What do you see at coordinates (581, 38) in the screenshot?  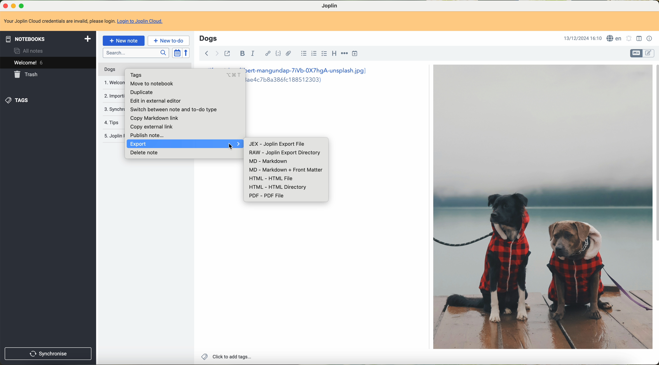 I see `13/12/2024 16:10` at bounding box center [581, 38].